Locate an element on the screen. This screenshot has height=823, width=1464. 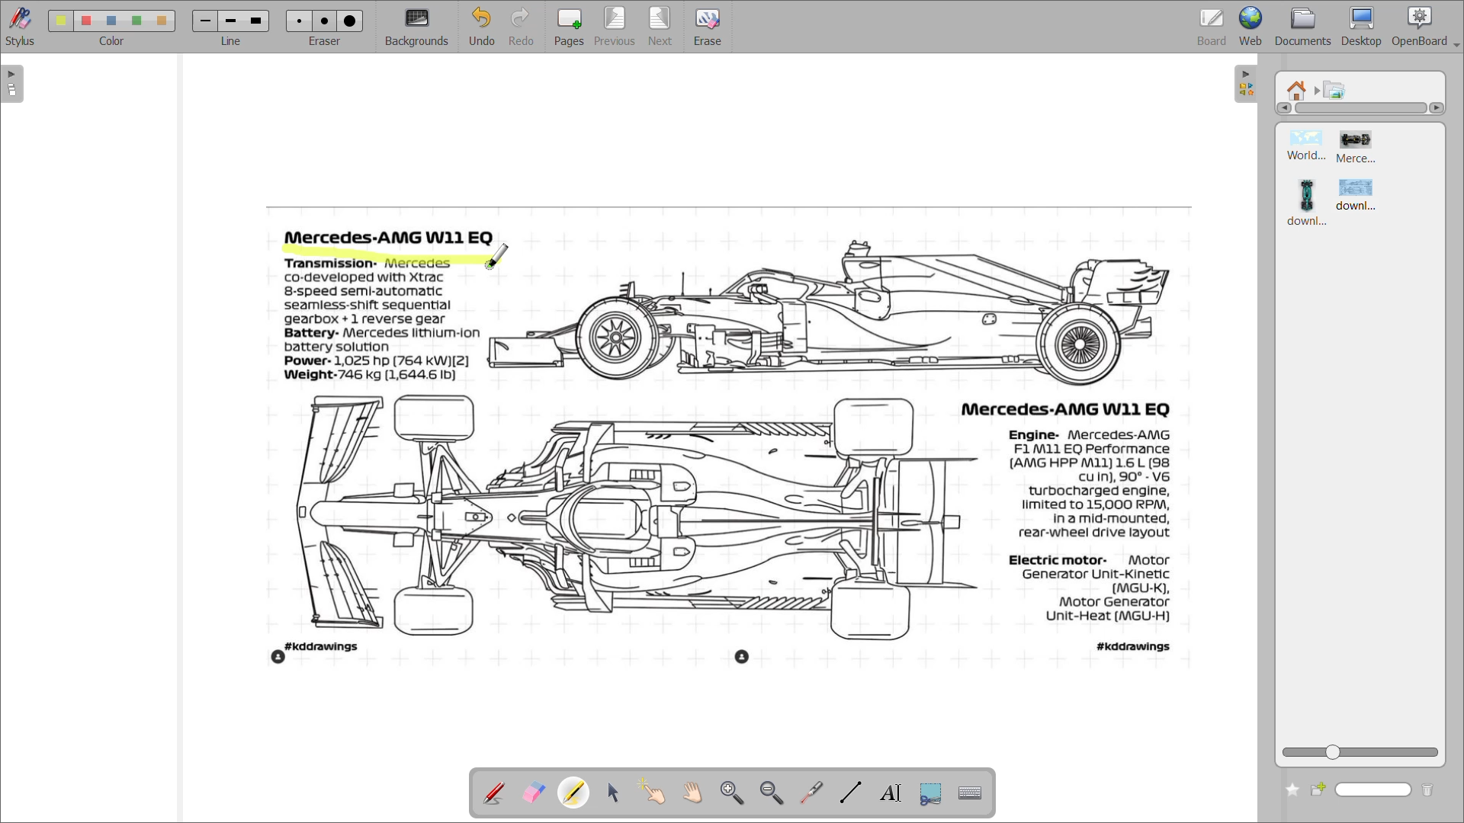
add to favourites is located at coordinates (1291, 789).